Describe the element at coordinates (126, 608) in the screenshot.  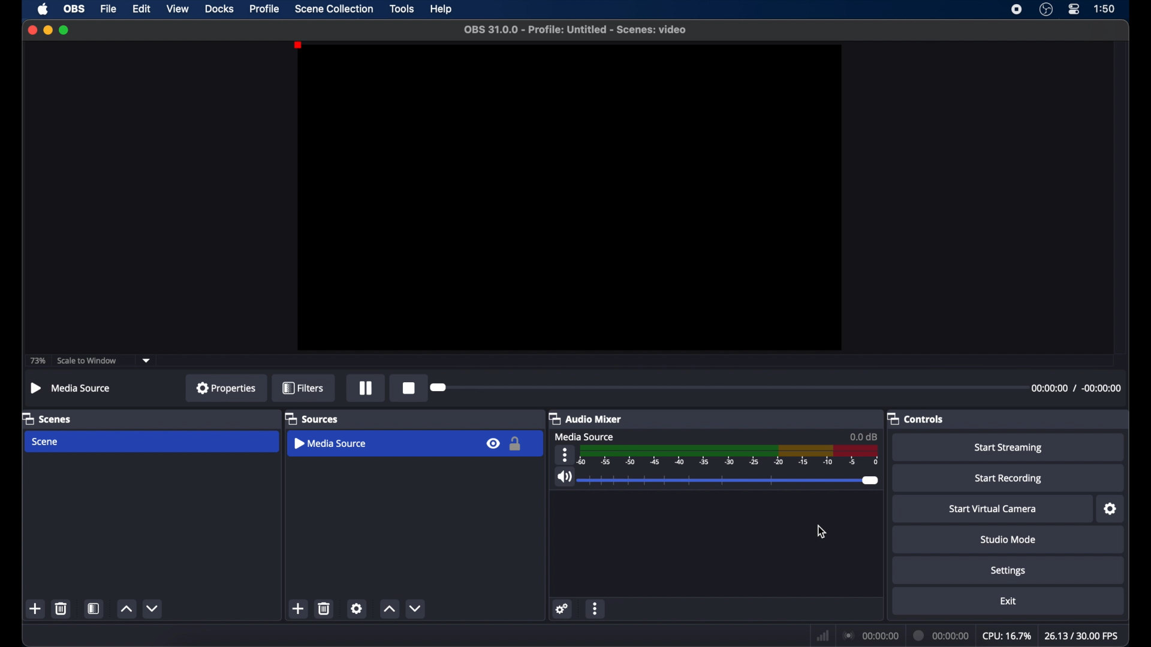
I see `increment` at that location.